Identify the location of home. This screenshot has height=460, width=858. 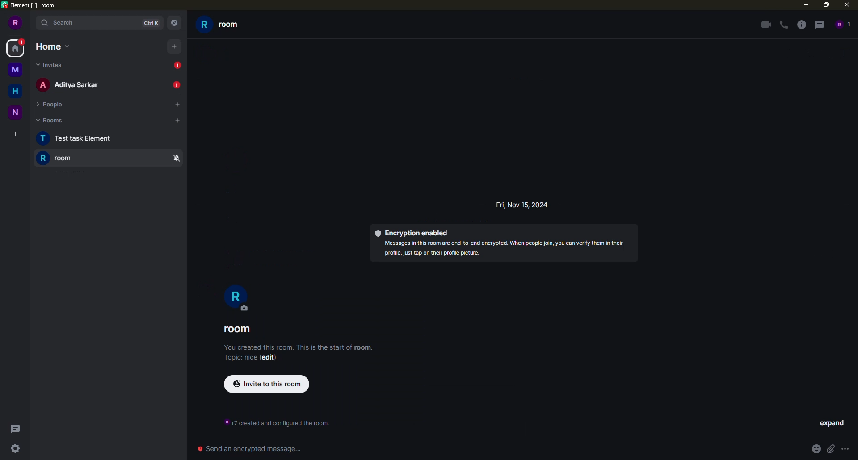
(15, 91).